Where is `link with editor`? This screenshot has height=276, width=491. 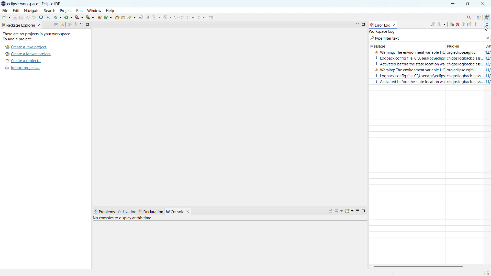 link with editor is located at coordinates (62, 25).